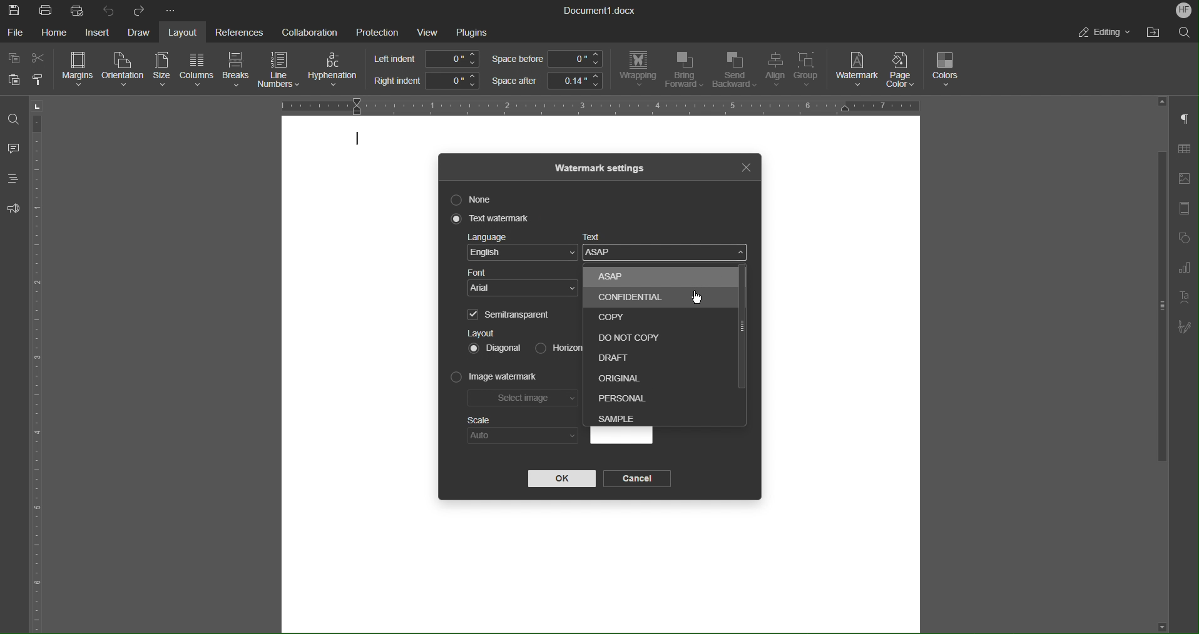 The image size is (1199, 634). I want to click on Draft, so click(618, 354).